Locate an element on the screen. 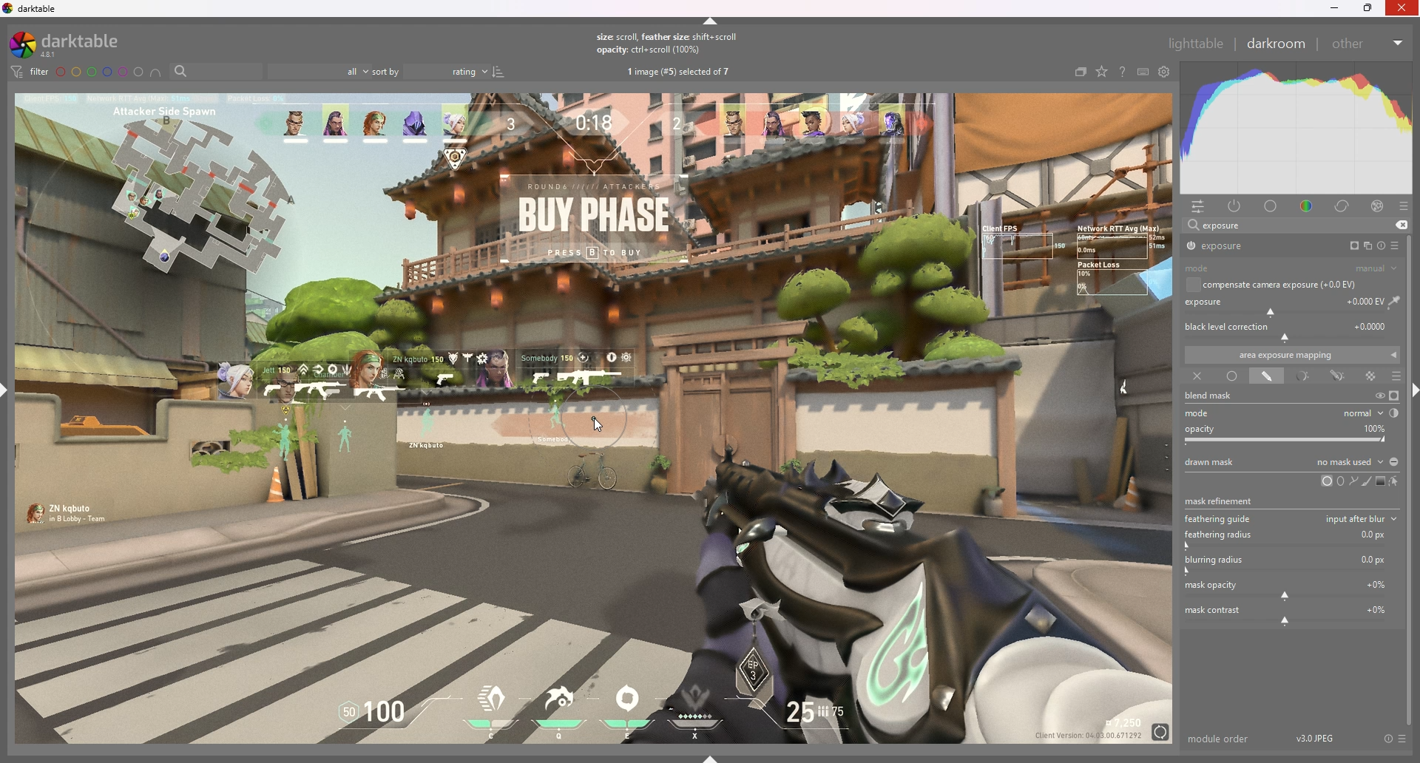 This screenshot has height=763, width=1420. show and edit mask elements is located at coordinates (1395, 481).